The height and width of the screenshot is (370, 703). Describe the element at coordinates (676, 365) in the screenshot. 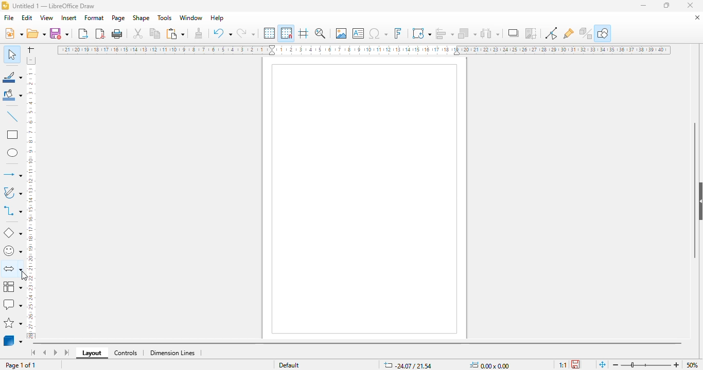

I see `zoom in` at that location.